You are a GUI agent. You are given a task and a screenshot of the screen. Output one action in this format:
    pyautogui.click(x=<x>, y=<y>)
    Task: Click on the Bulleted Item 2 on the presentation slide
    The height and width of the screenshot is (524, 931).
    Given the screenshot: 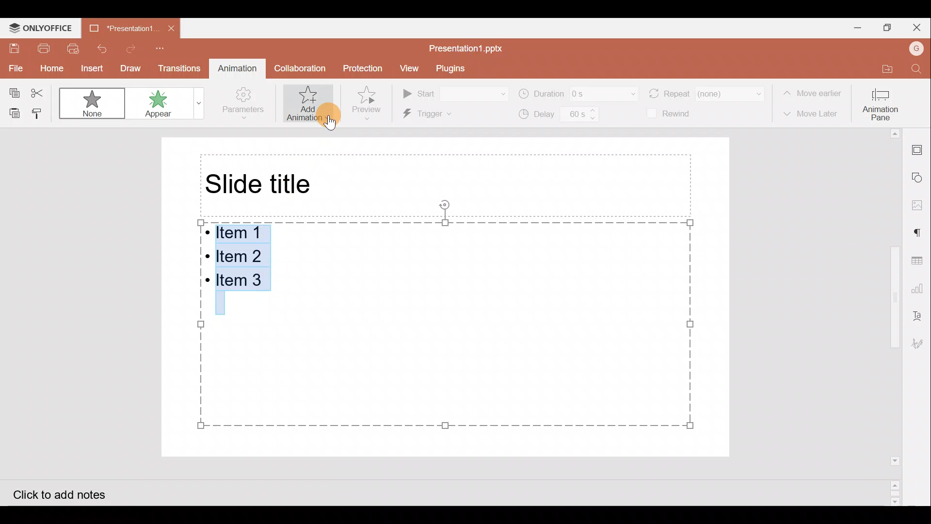 What is the action you would take?
    pyautogui.click(x=240, y=255)
    